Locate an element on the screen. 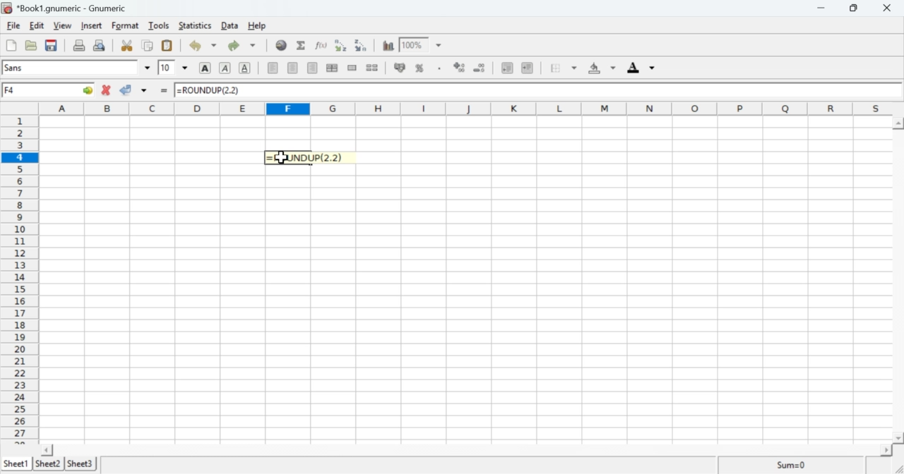 This screenshot has width=904, height=474. Font Size is located at coordinates (165, 68).